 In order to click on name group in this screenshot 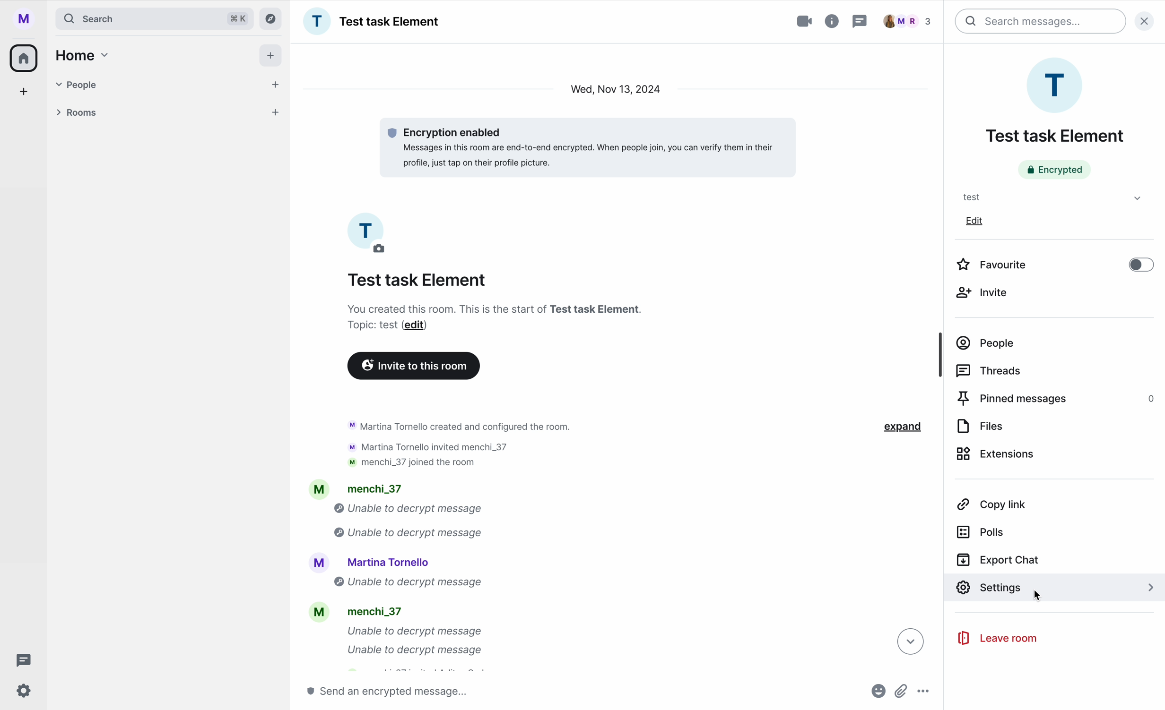, I will do `click(374, 21)`.